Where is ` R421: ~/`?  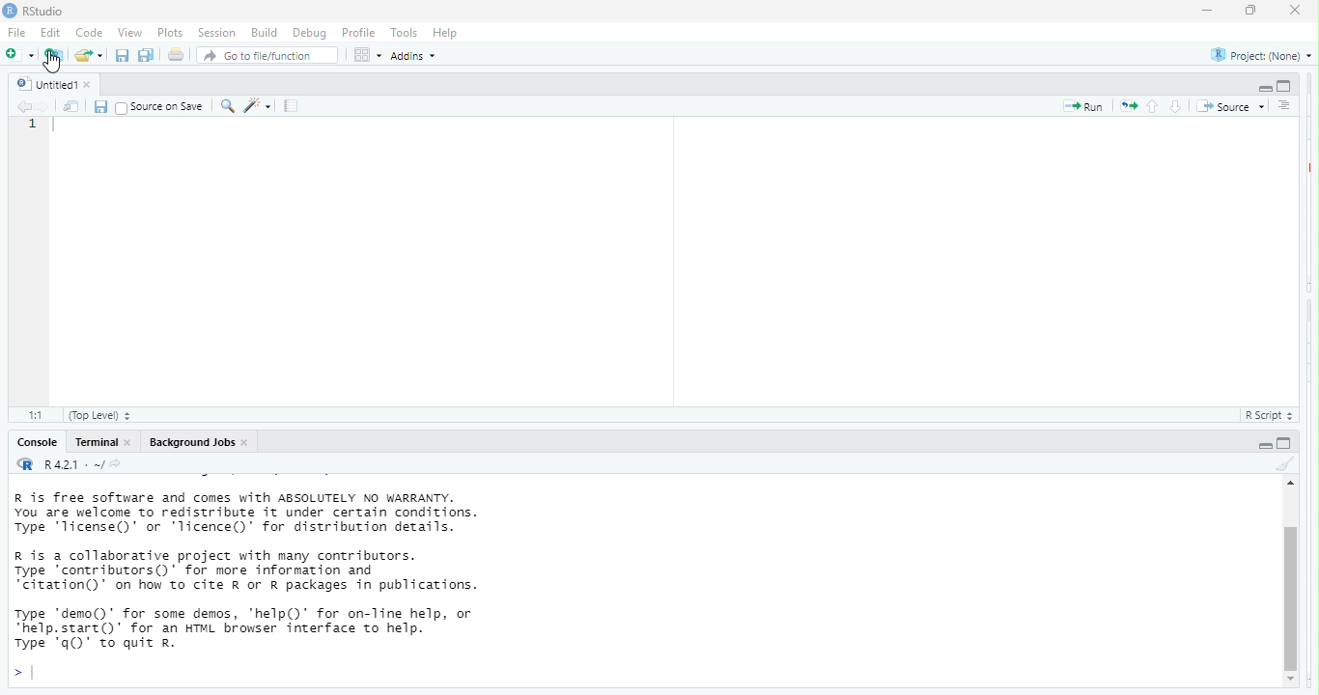  R421: ~/ is located at coordinates (93, 464).